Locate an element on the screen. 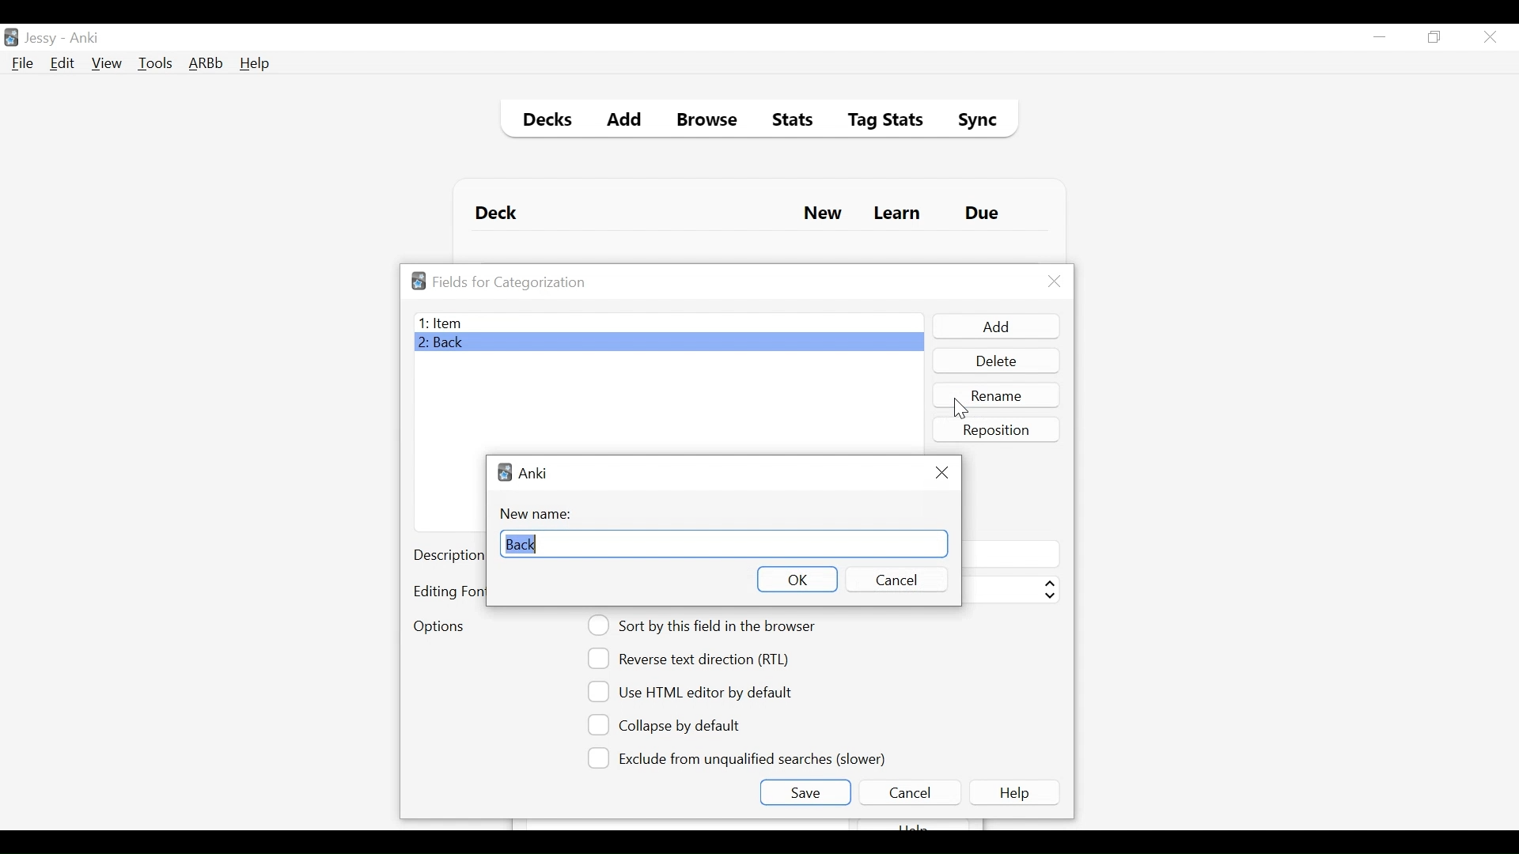 The image size is (1519, 854). Description is located at coordinates (448, 557).